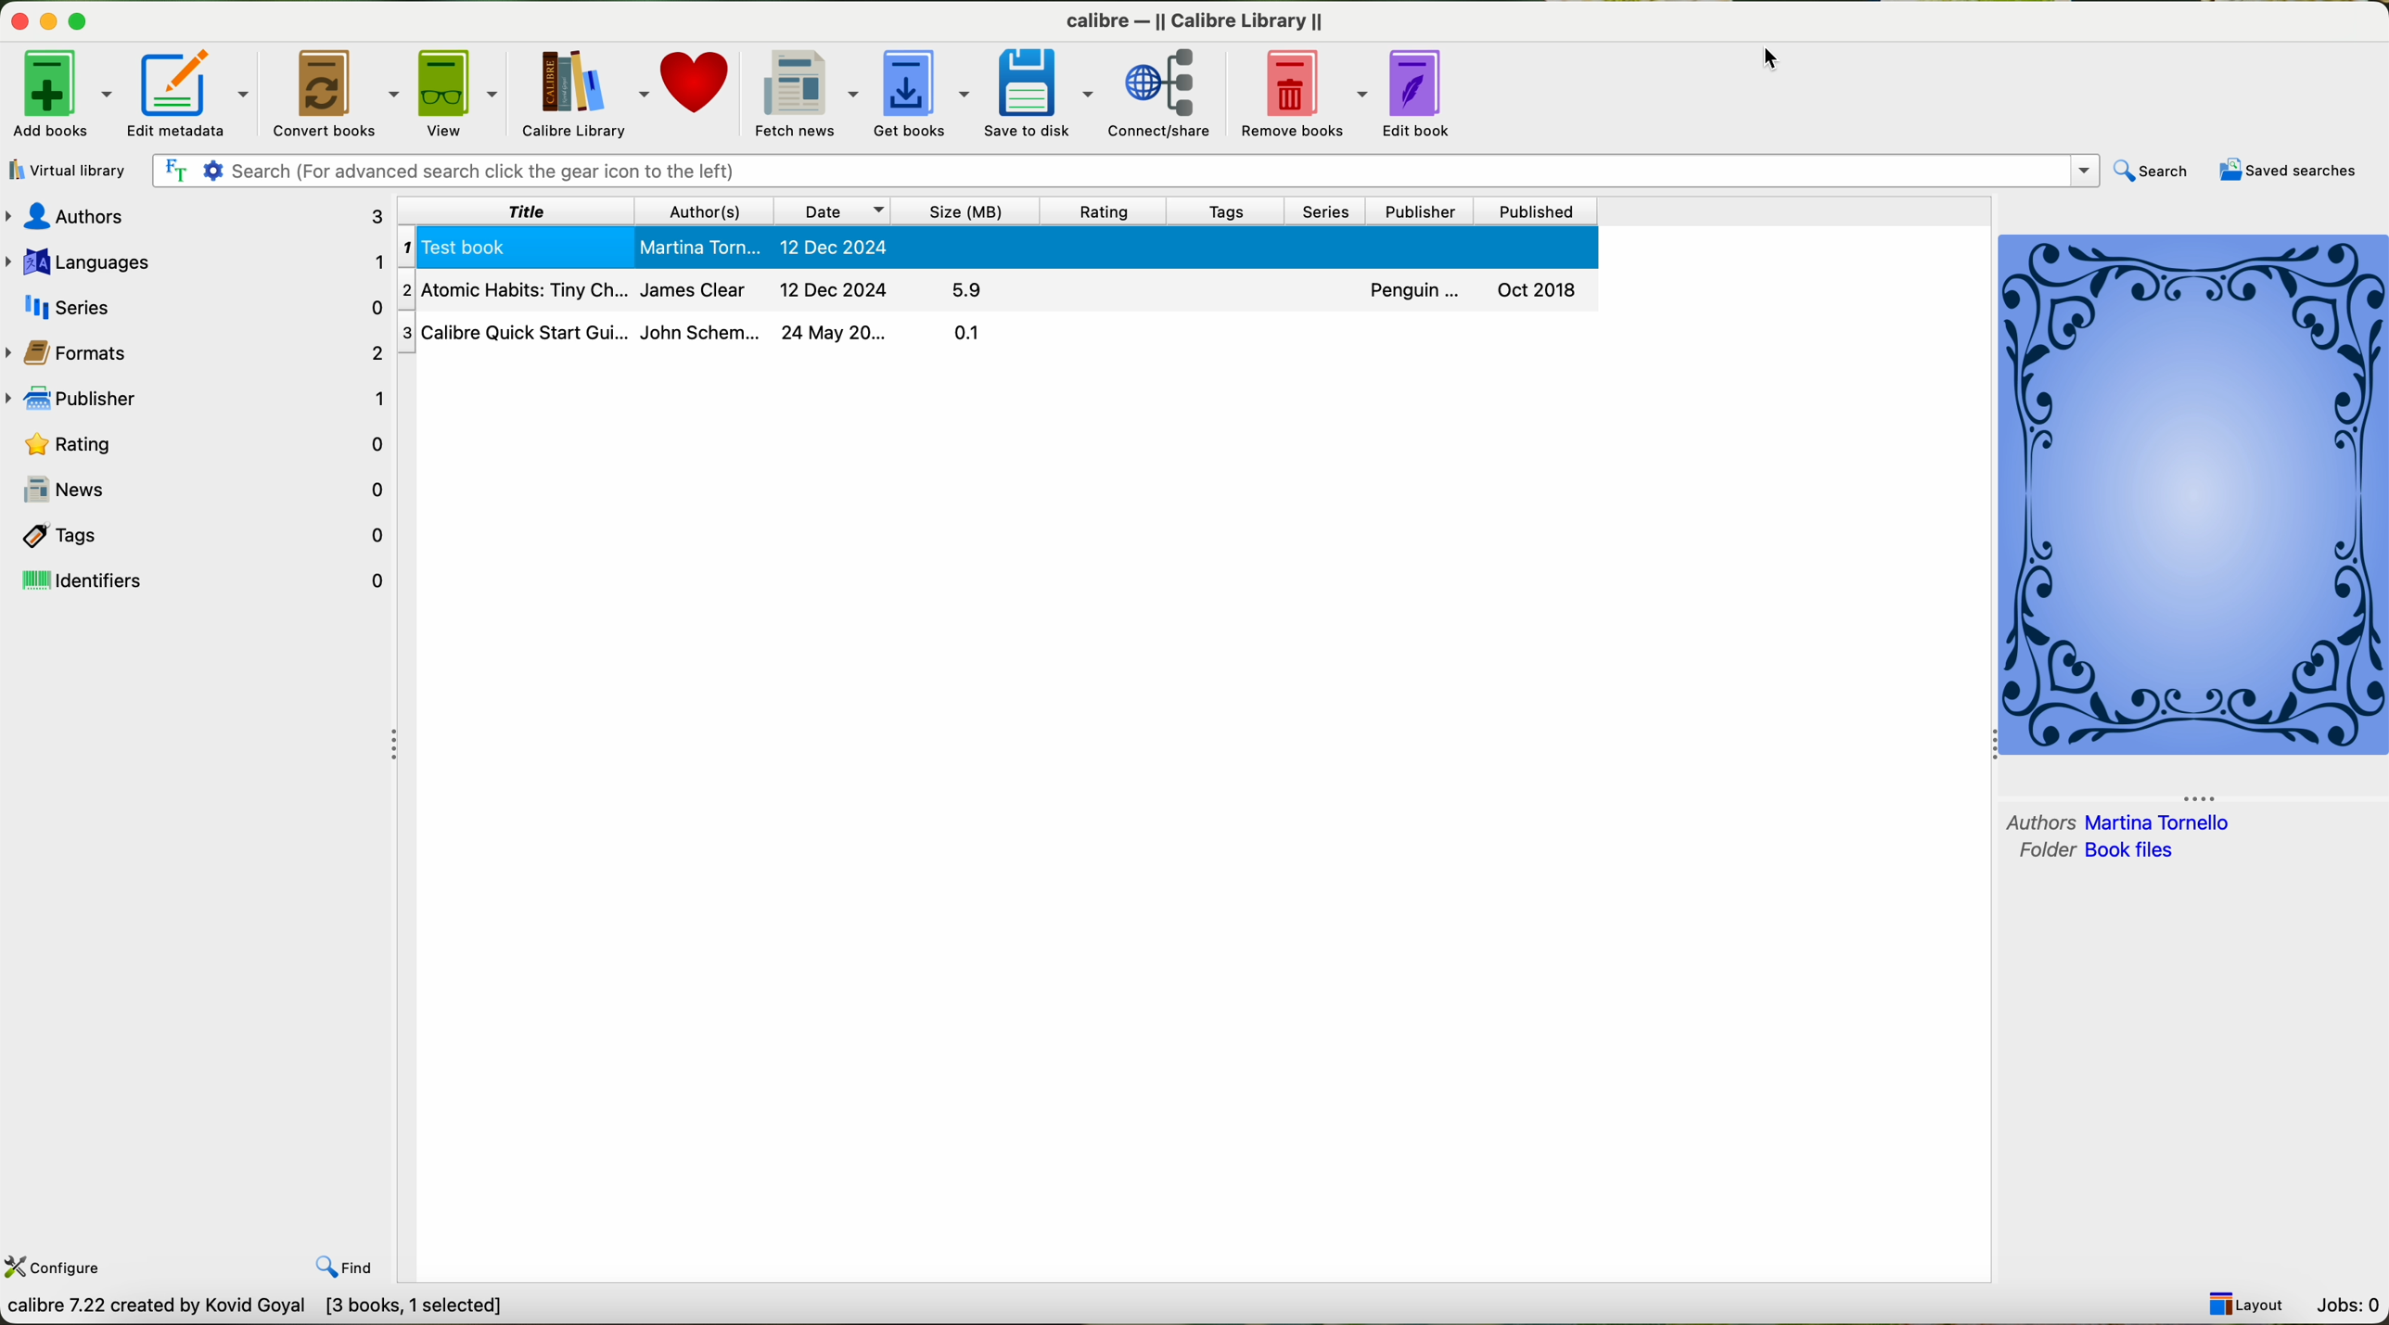  What do you see at coordinates (2193, 496) in the screenshot?
I see `cover book preview` at bounding box center [2193, 496].